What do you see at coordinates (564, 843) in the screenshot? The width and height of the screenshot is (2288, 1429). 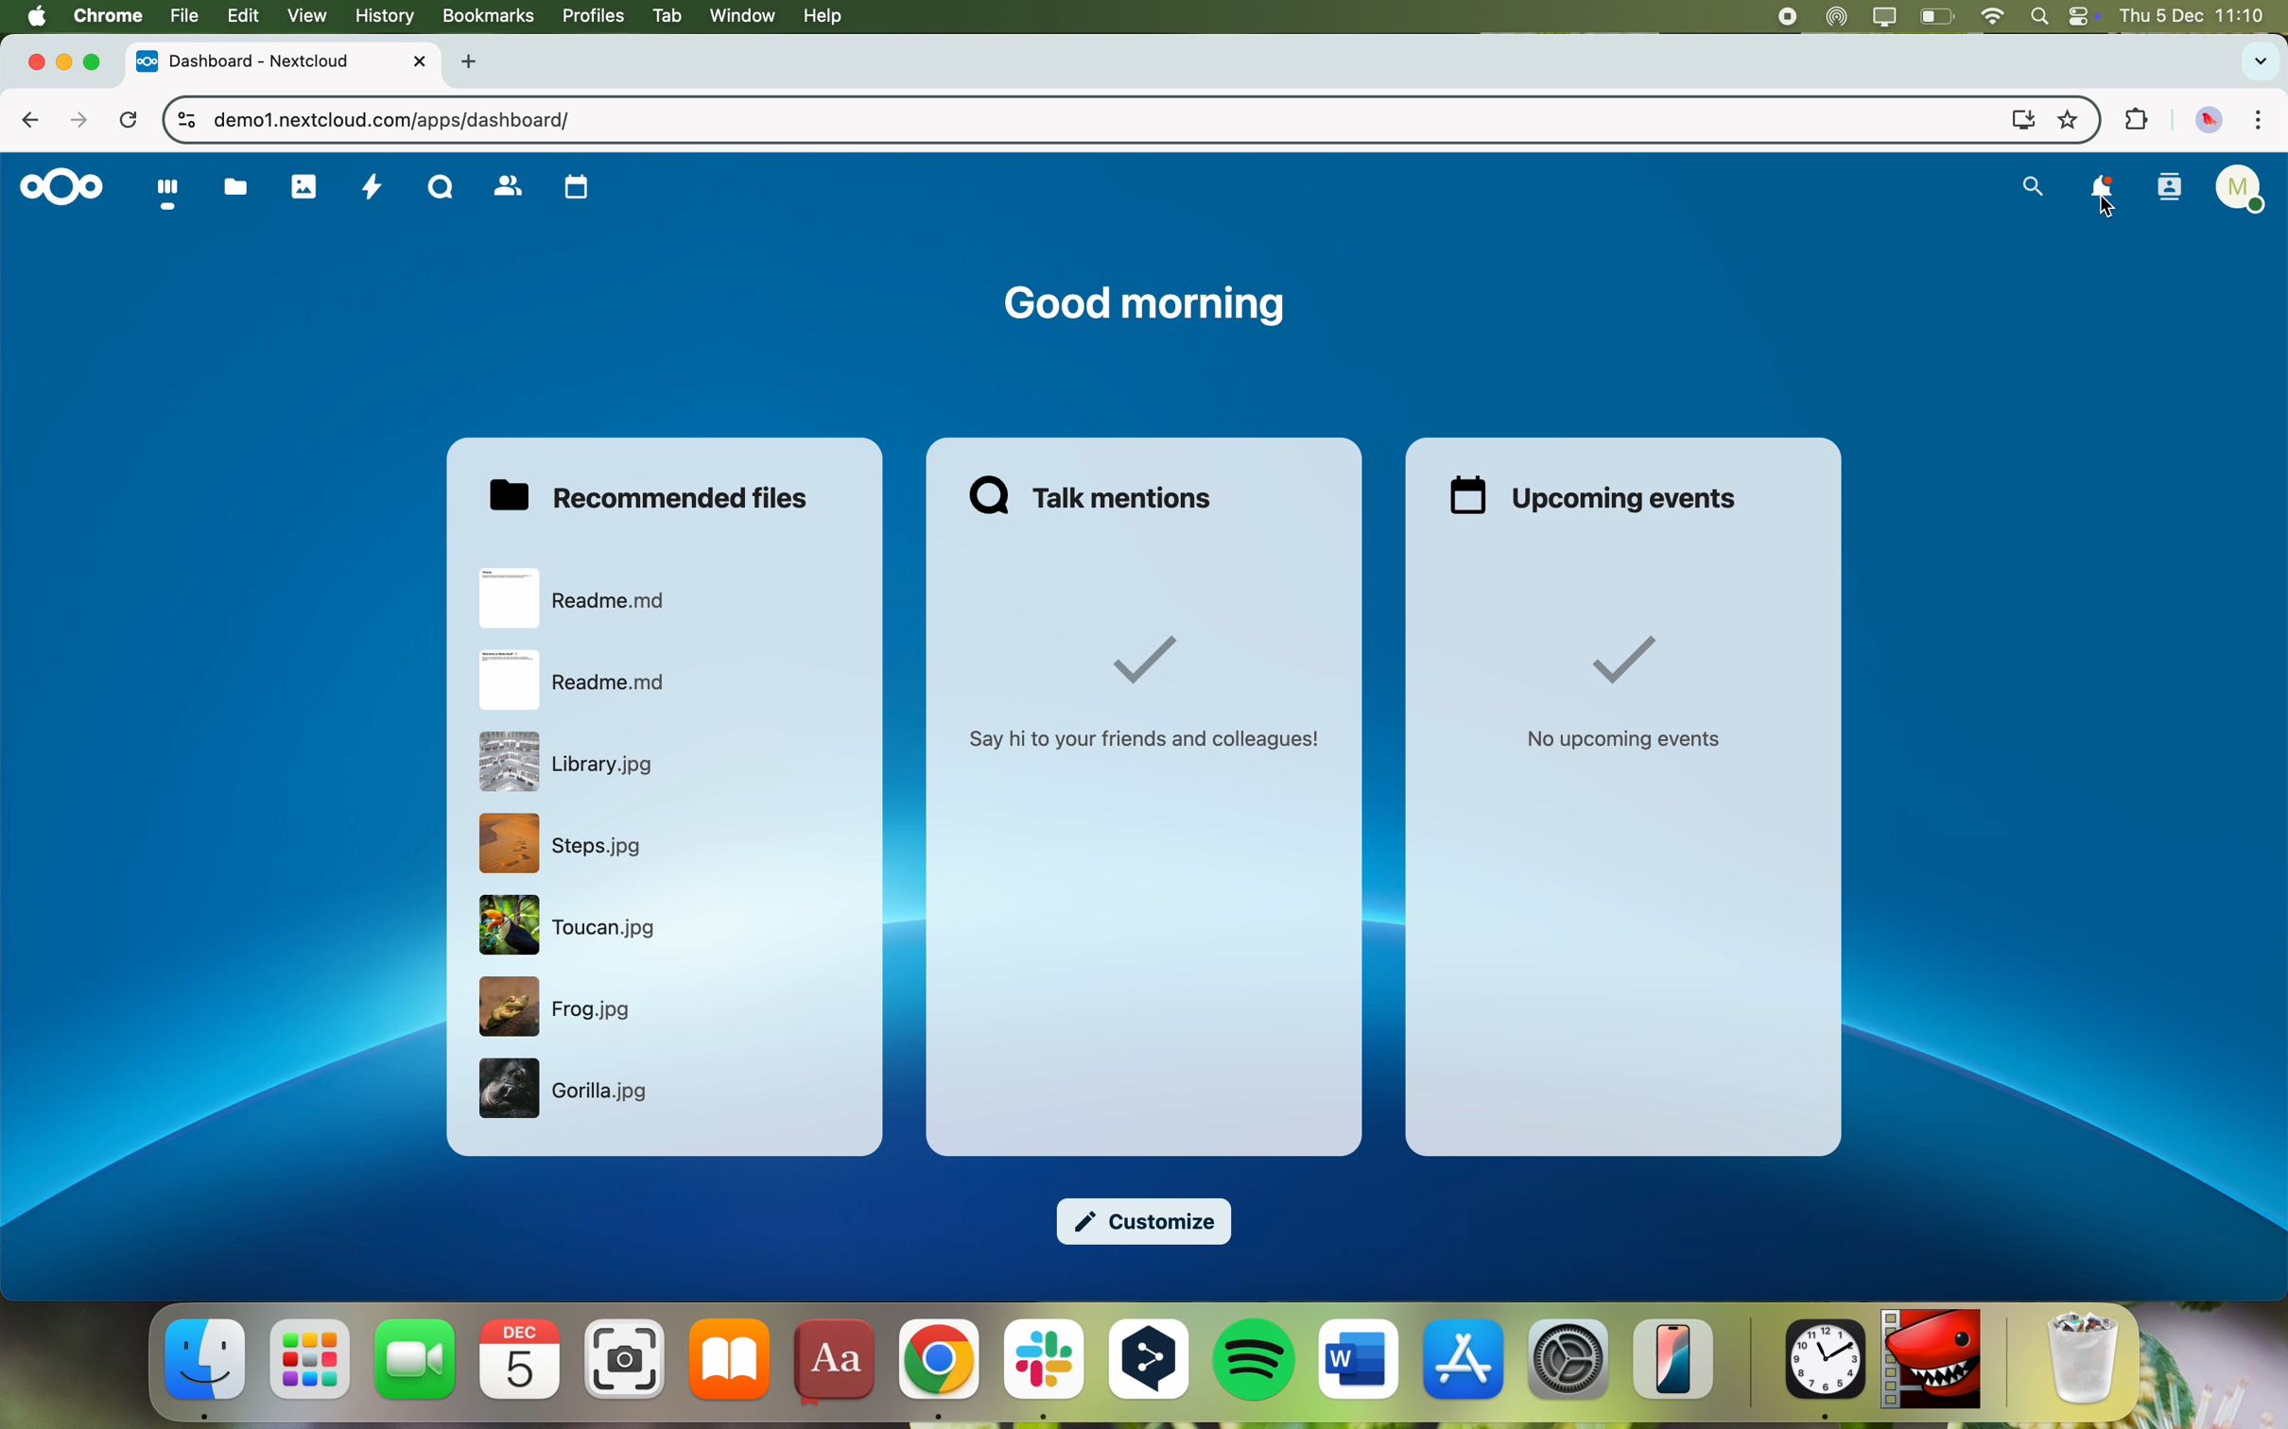 I see `file` at bounding box center [564, 843].